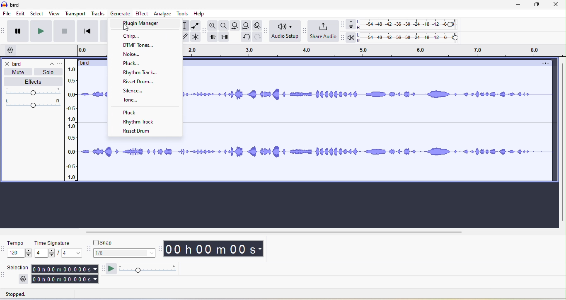  I want to click on tempo, so click(20, 250).